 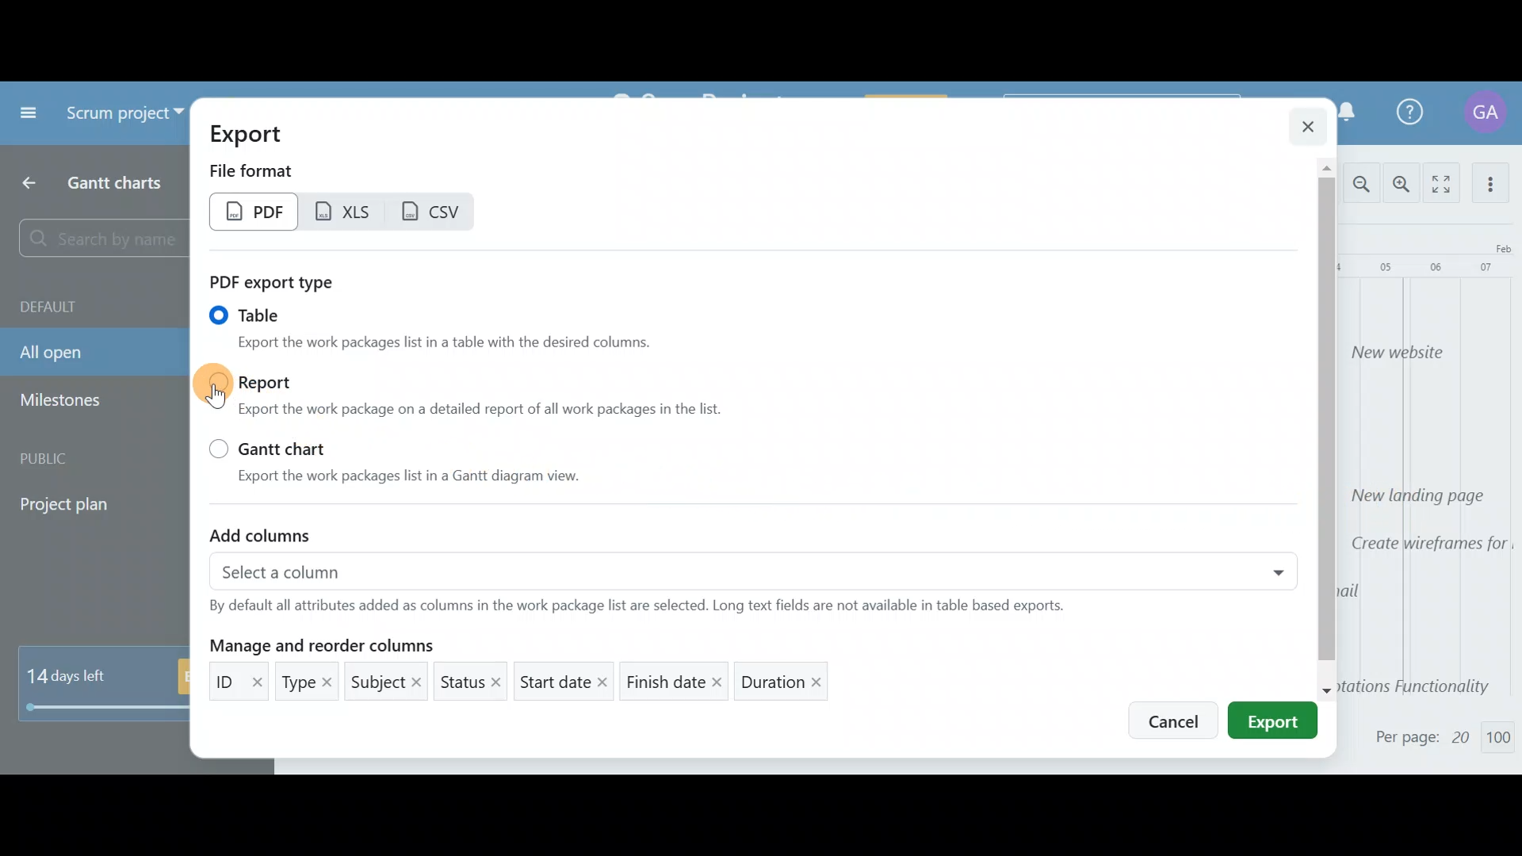 I want to click on Add columns, so click(x=277, y=532).